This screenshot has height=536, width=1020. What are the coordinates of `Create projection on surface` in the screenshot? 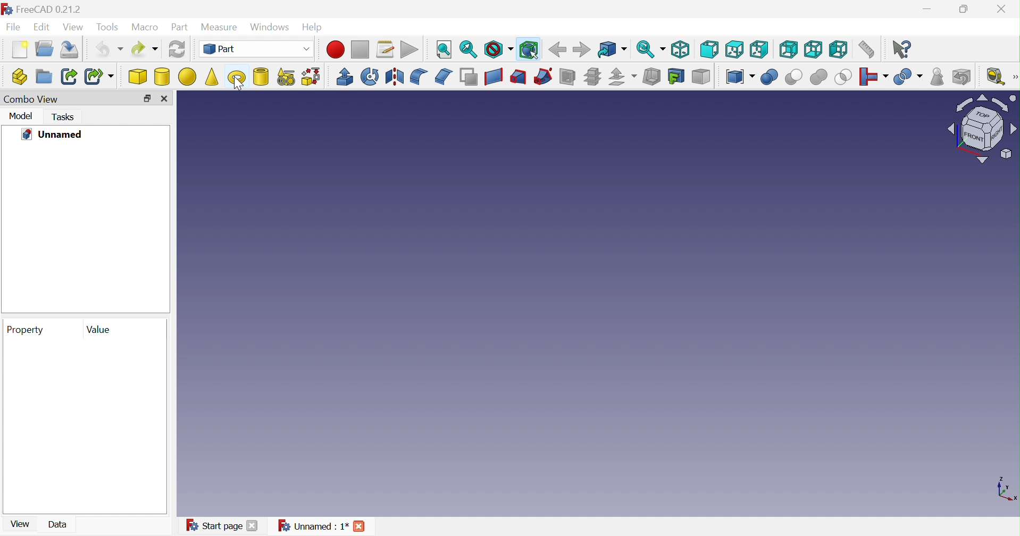 It's located at (676, 77).